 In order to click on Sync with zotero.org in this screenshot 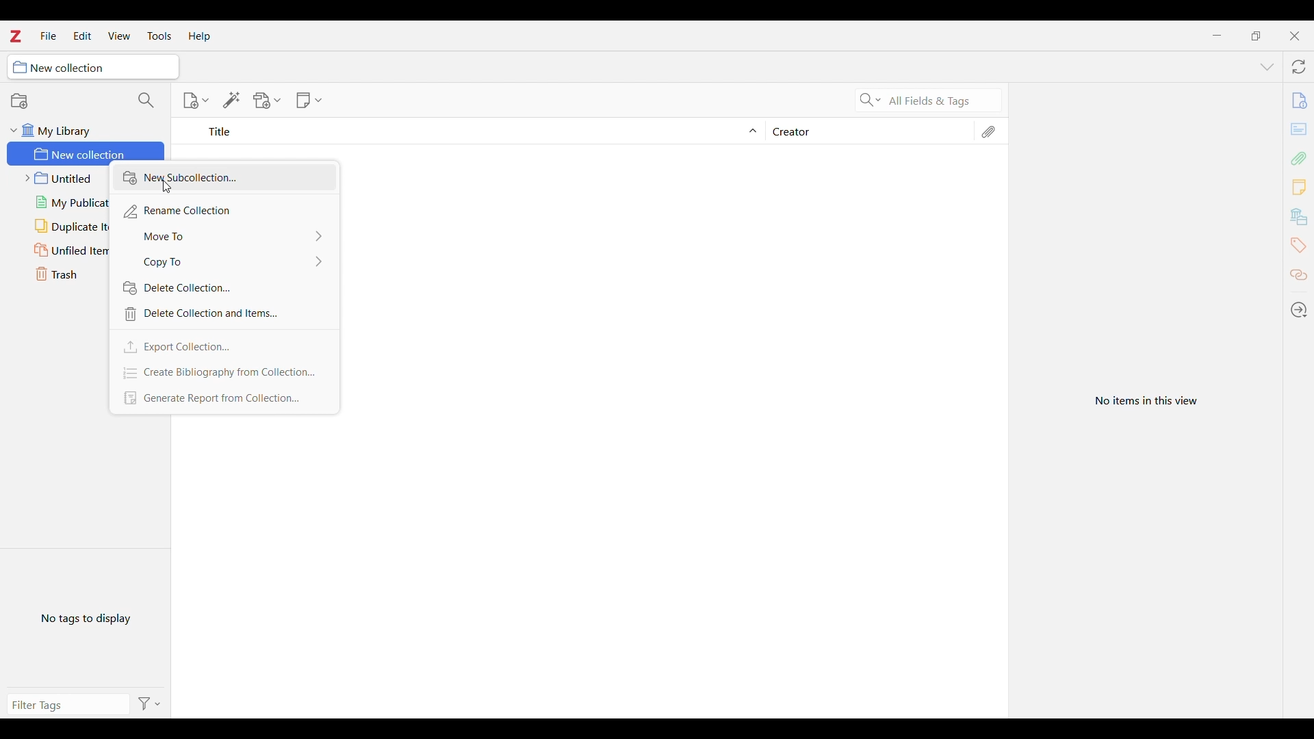, I will do `click(1298, 66)`.